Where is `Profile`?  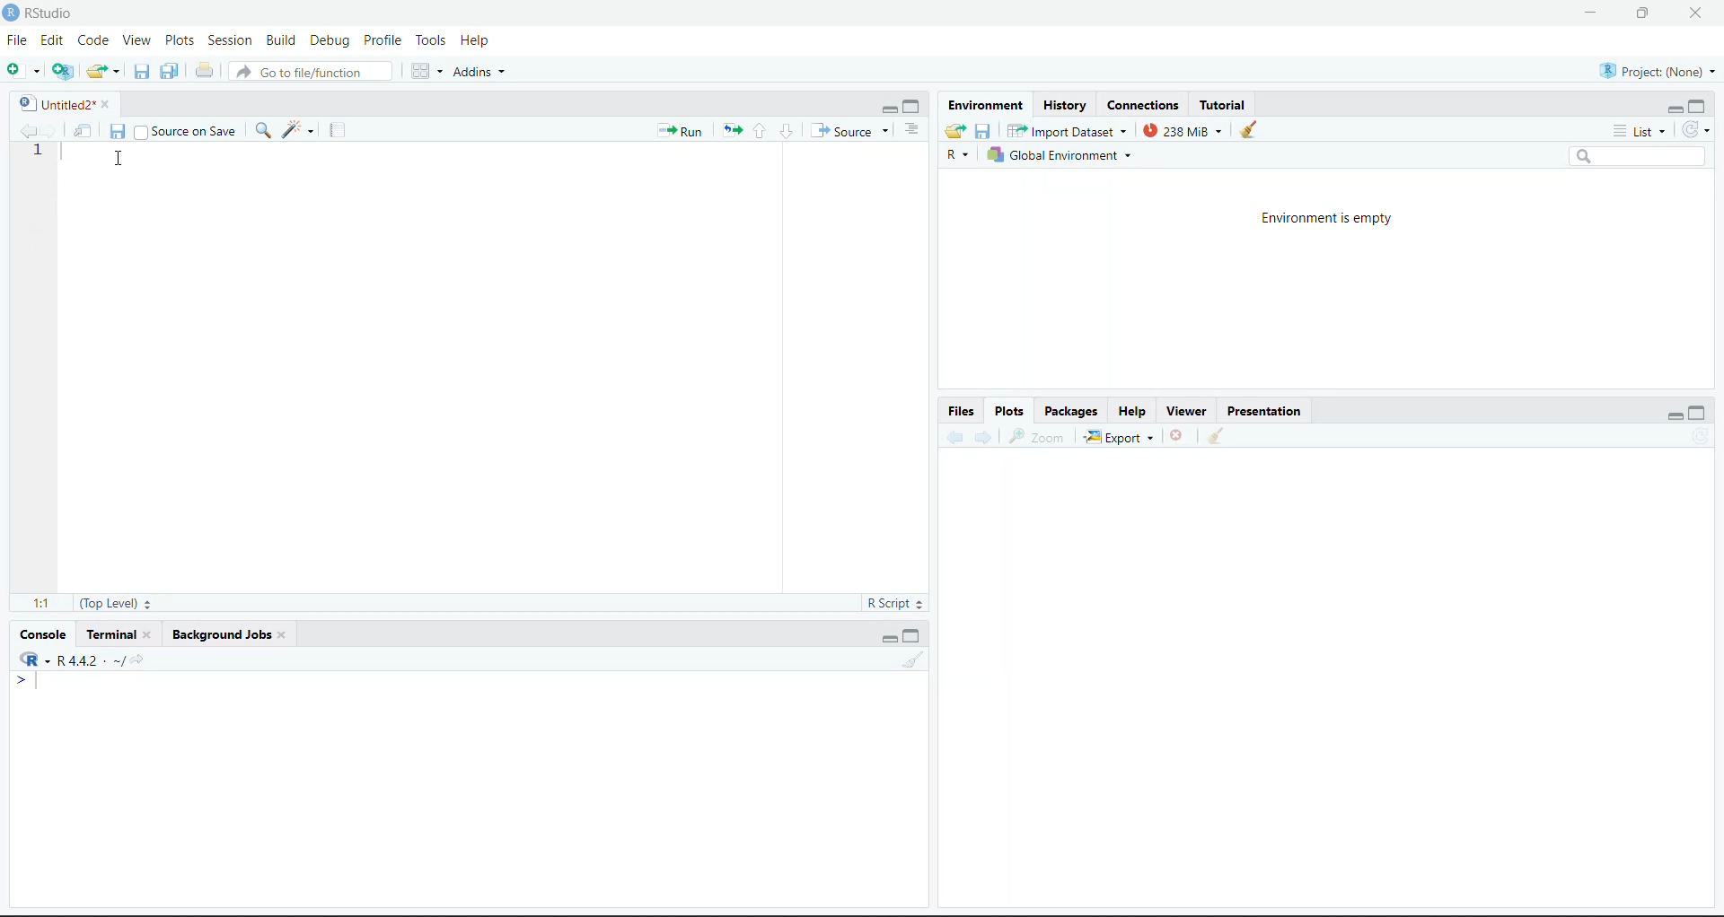
Profile is located at coordinates (384, 40).